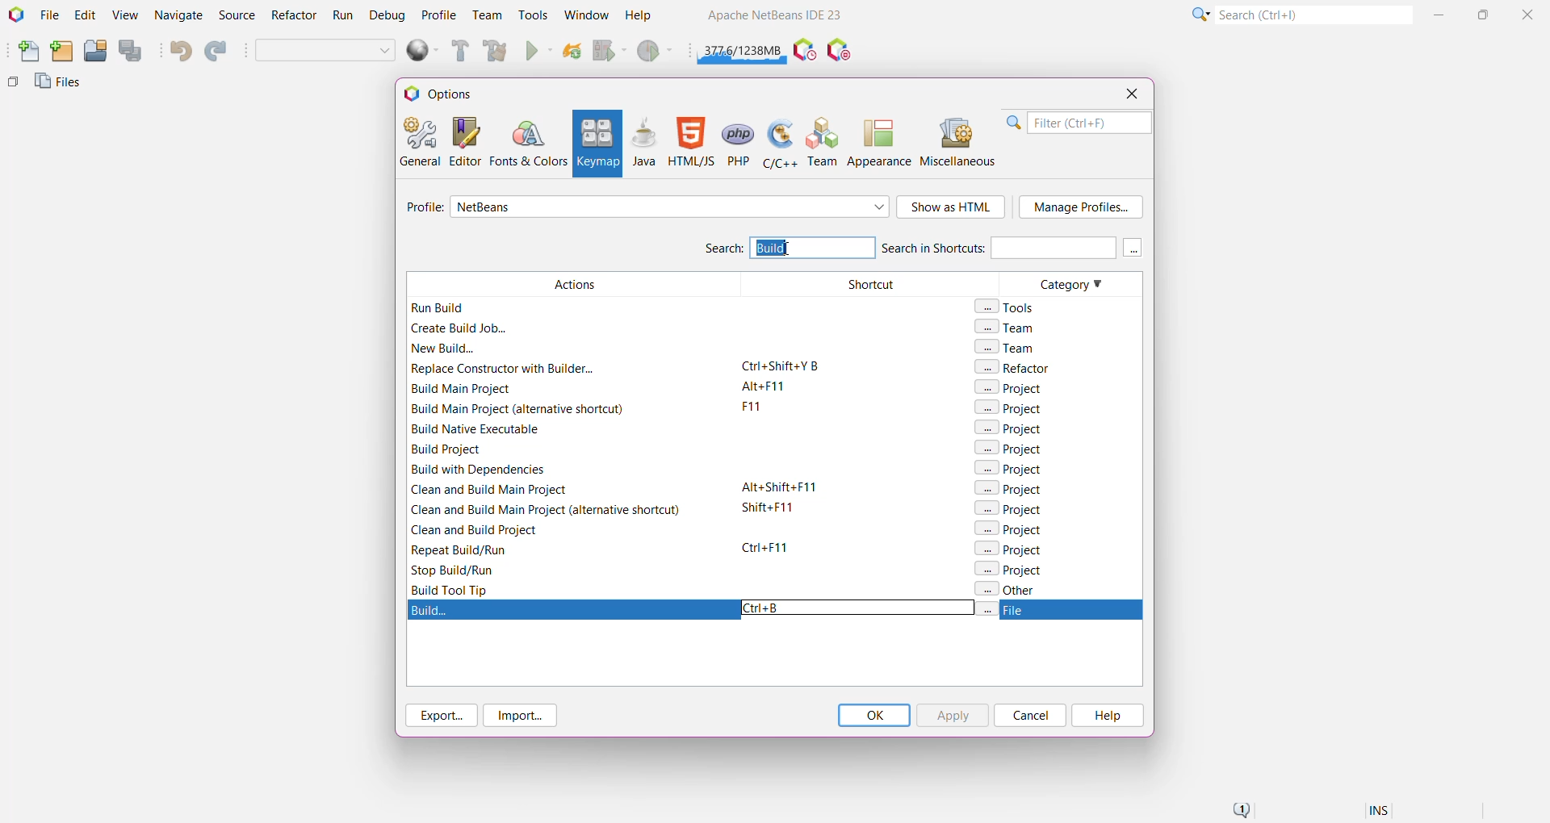 This screenshot has height=823, width=1550. I want to click on Show as HTML, so click(952, 208).